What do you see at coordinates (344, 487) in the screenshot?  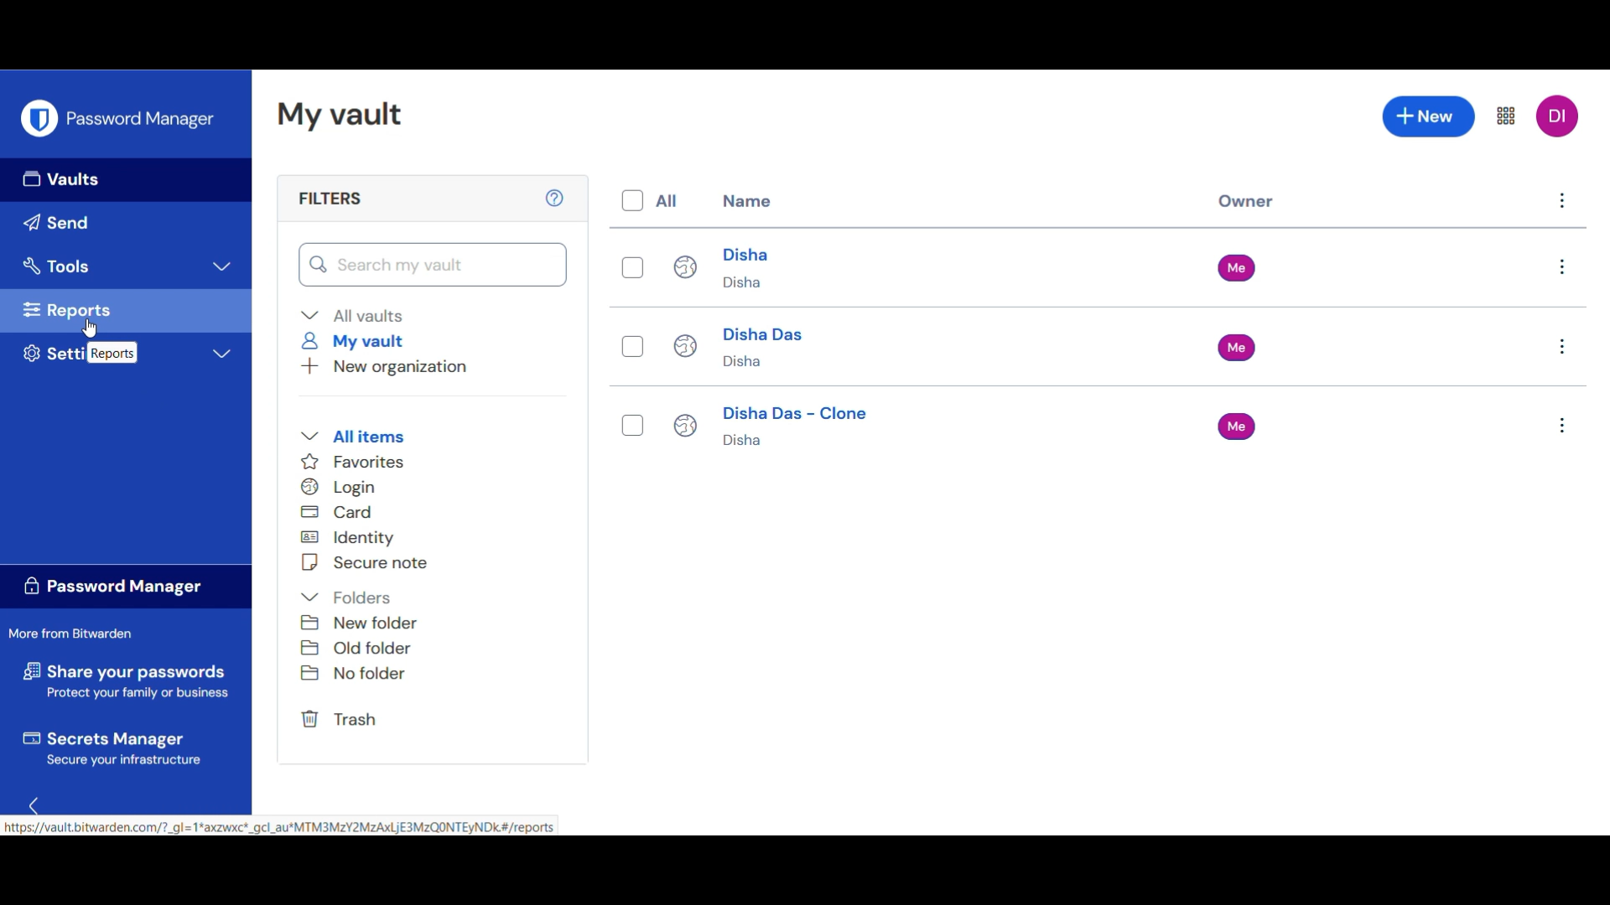 I see `Login` at bounding box center [344, 487].